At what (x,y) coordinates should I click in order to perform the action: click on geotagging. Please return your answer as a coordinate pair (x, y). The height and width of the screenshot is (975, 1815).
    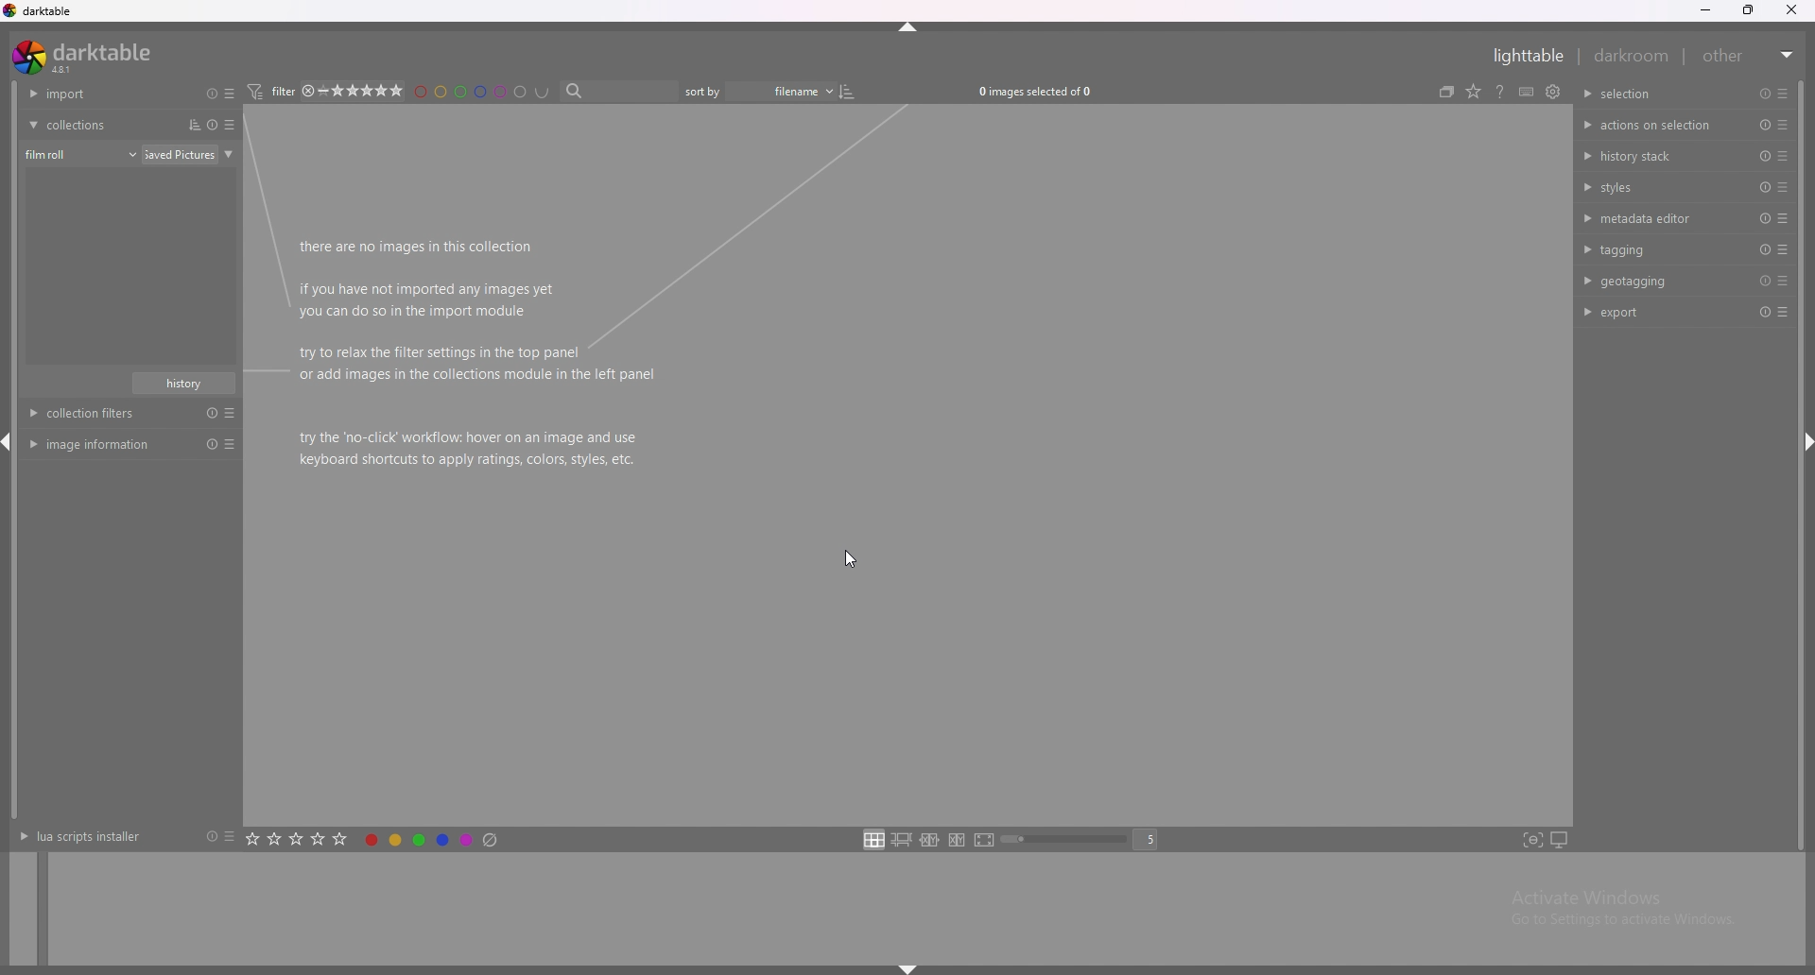
    Looking at the image, I should click on (1652, 281).